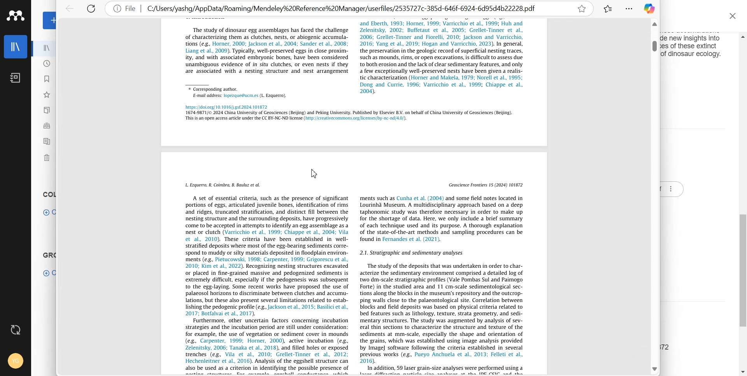  I want to click on File path address, so click(349, 8).